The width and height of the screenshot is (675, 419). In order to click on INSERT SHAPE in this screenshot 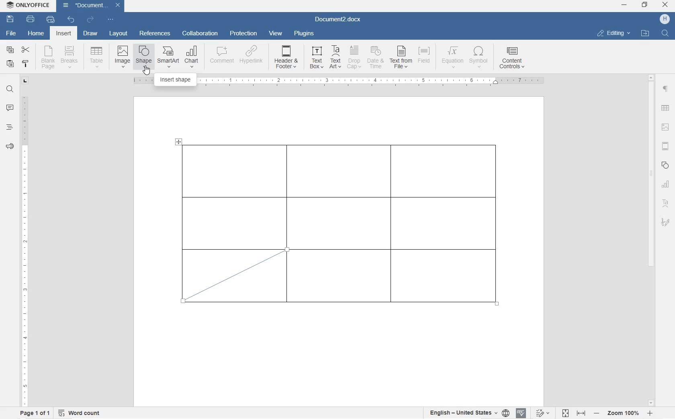, I will do `click(177, 79)`.